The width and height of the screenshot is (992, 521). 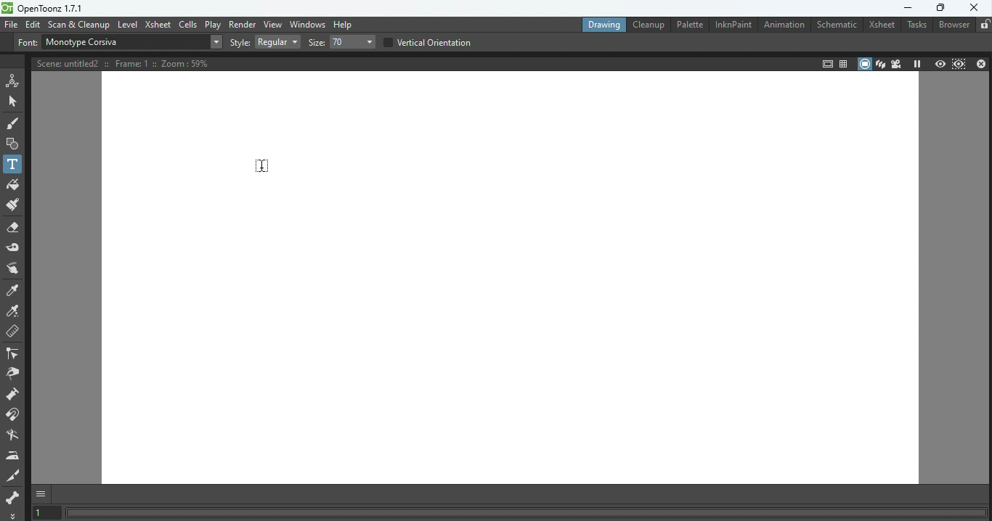 I want to click on skeleton tool, so click(x=14, y=494).